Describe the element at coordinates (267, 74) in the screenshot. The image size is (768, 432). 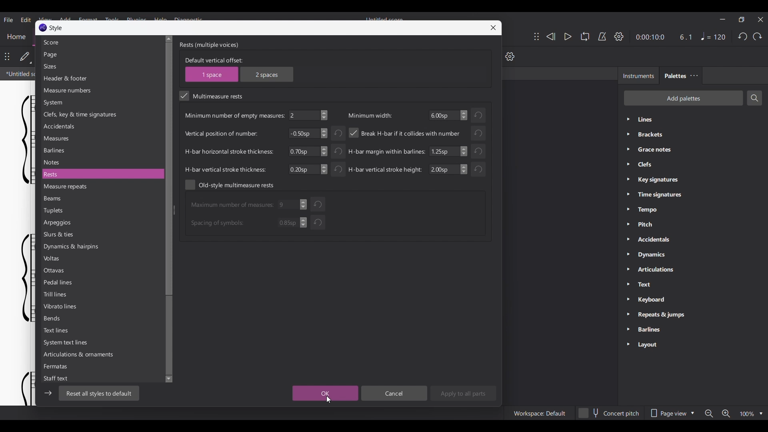
I see `2 spaces vertical offset` at that location.